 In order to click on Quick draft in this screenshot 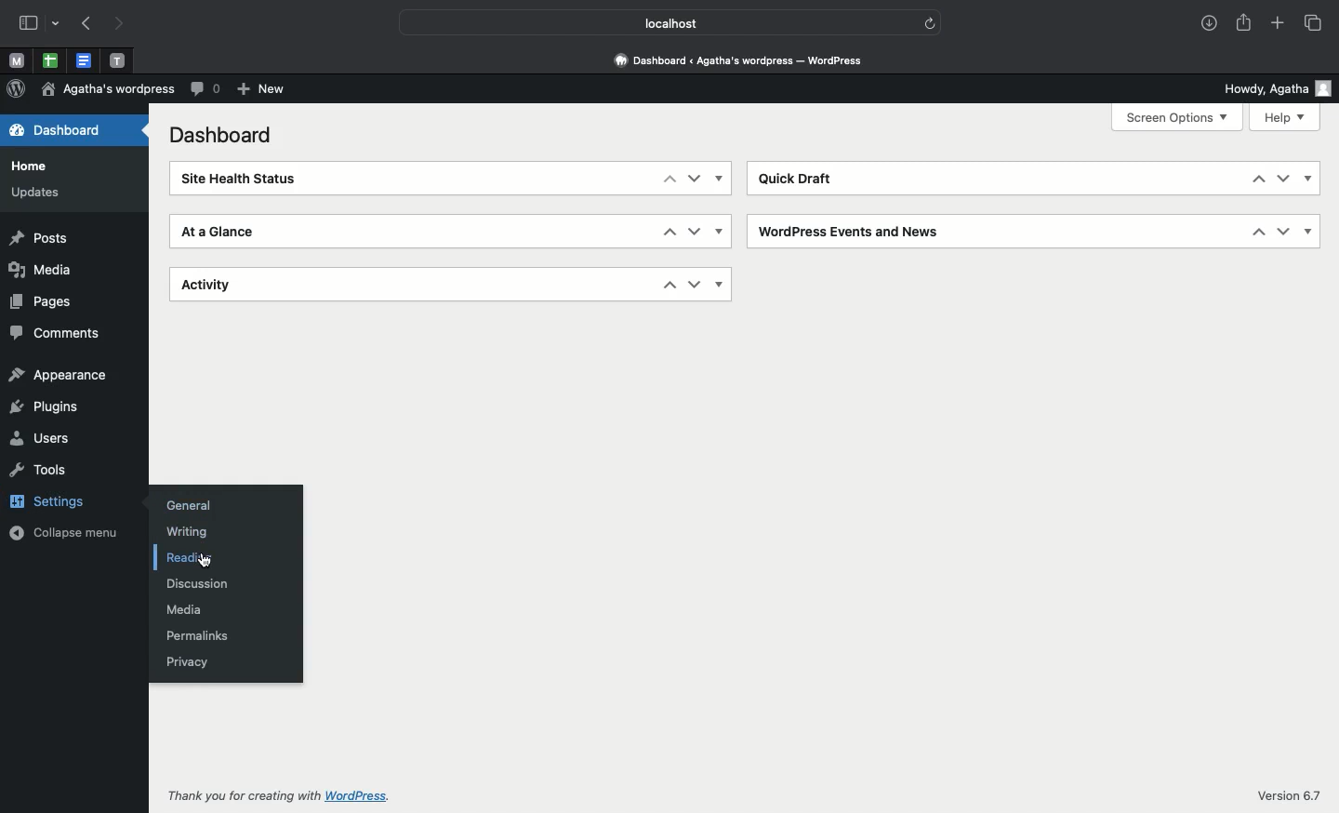, I will do `click(797, 177)`.